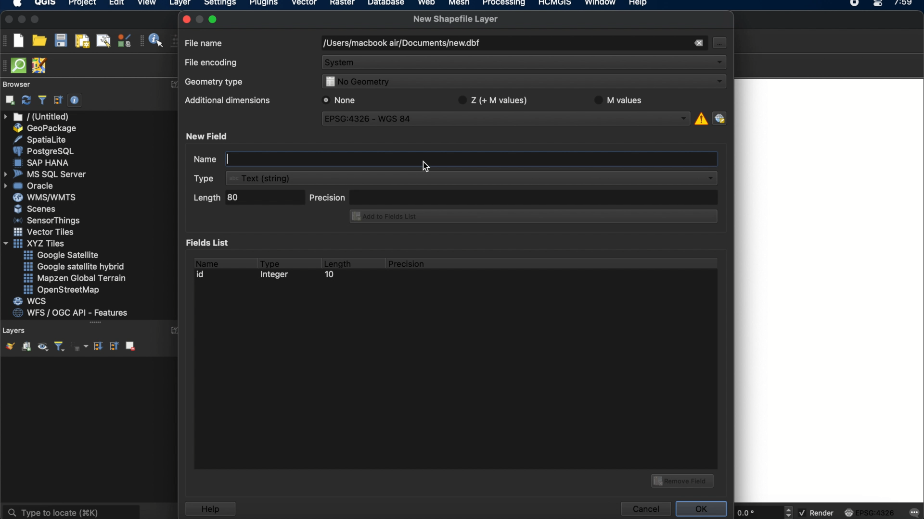 This screenshot has height=519, width=924. Describe the element at coordinates (31, 302) in the screenshot. I see `wcs` at that location.